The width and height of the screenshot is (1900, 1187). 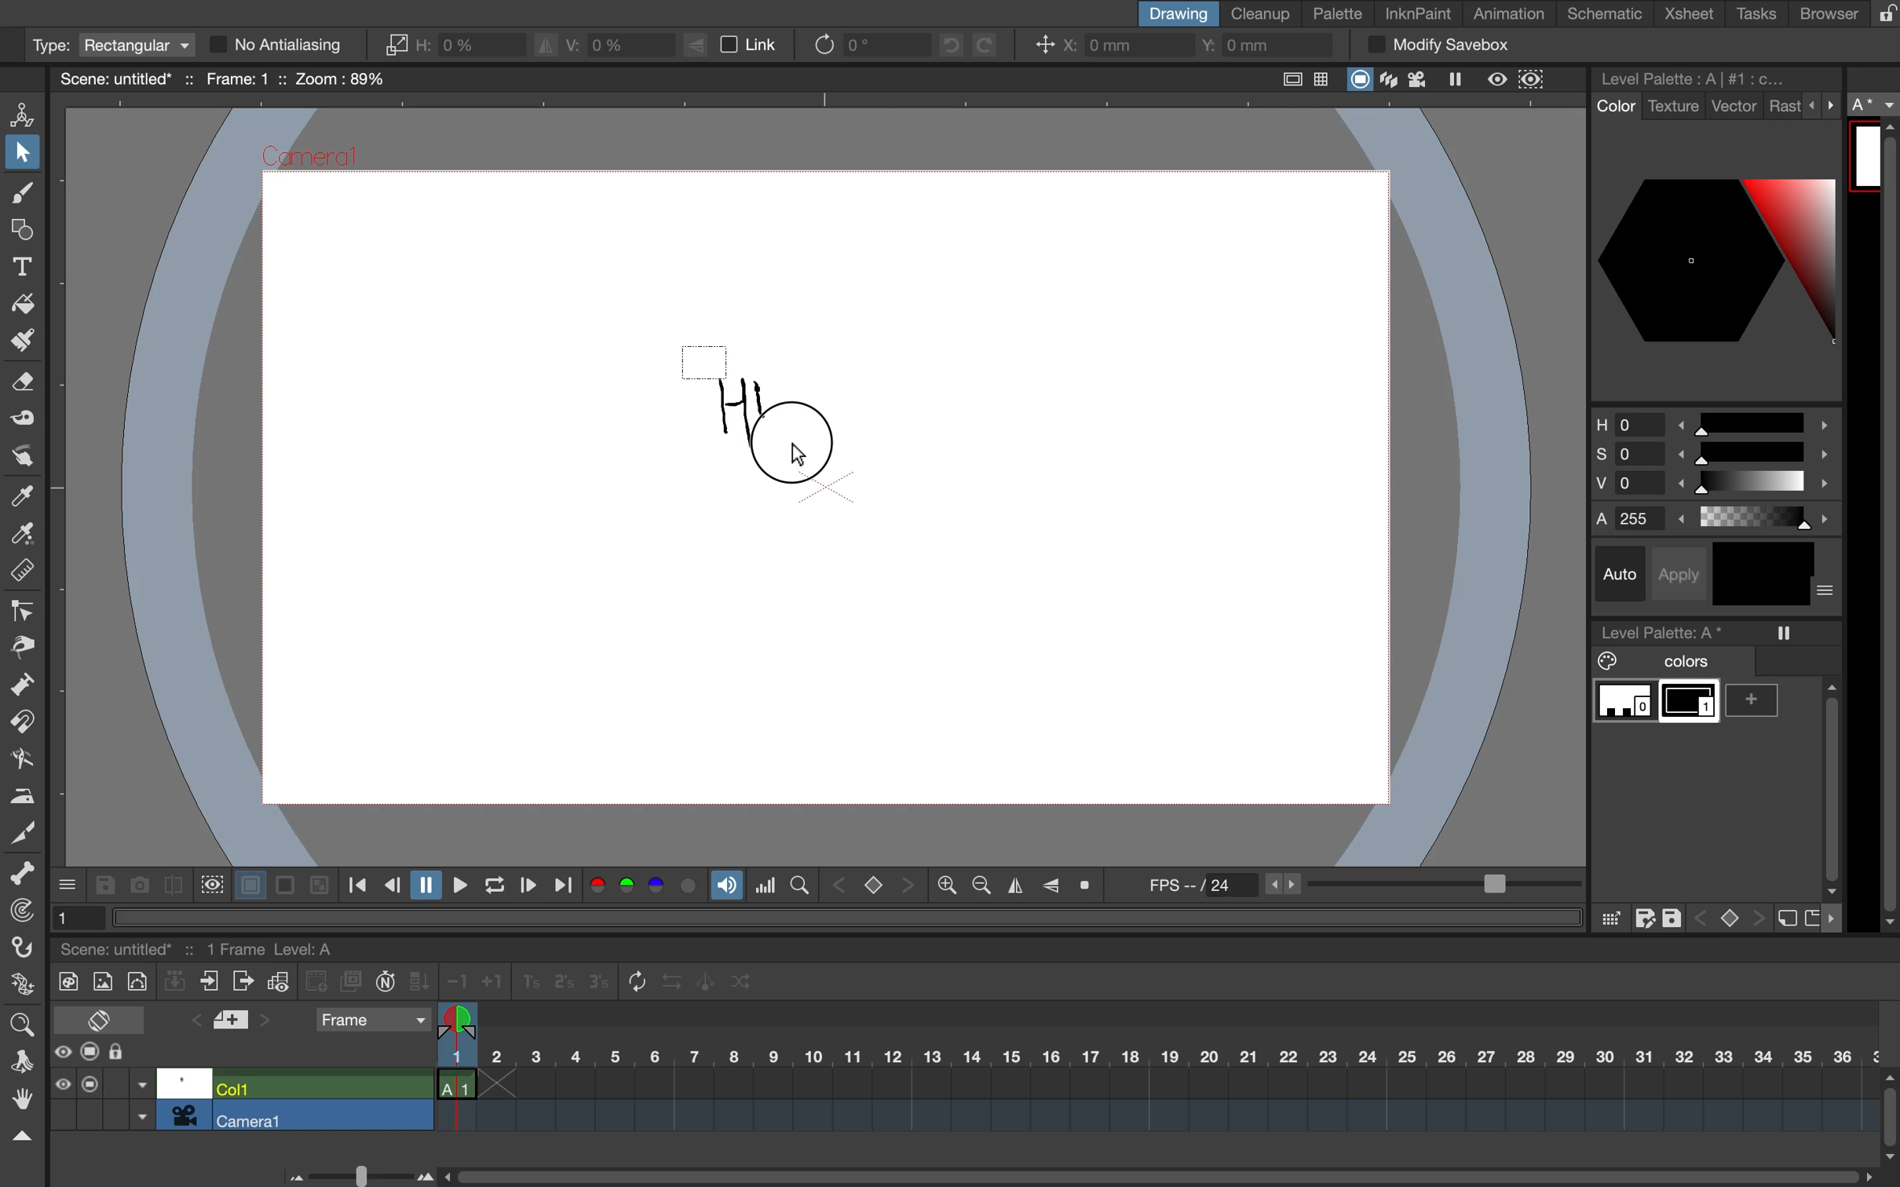 What do you see at coordinates (21, 456) in the screenshot?
I see `finger tool` at bounding box center [21, 456].